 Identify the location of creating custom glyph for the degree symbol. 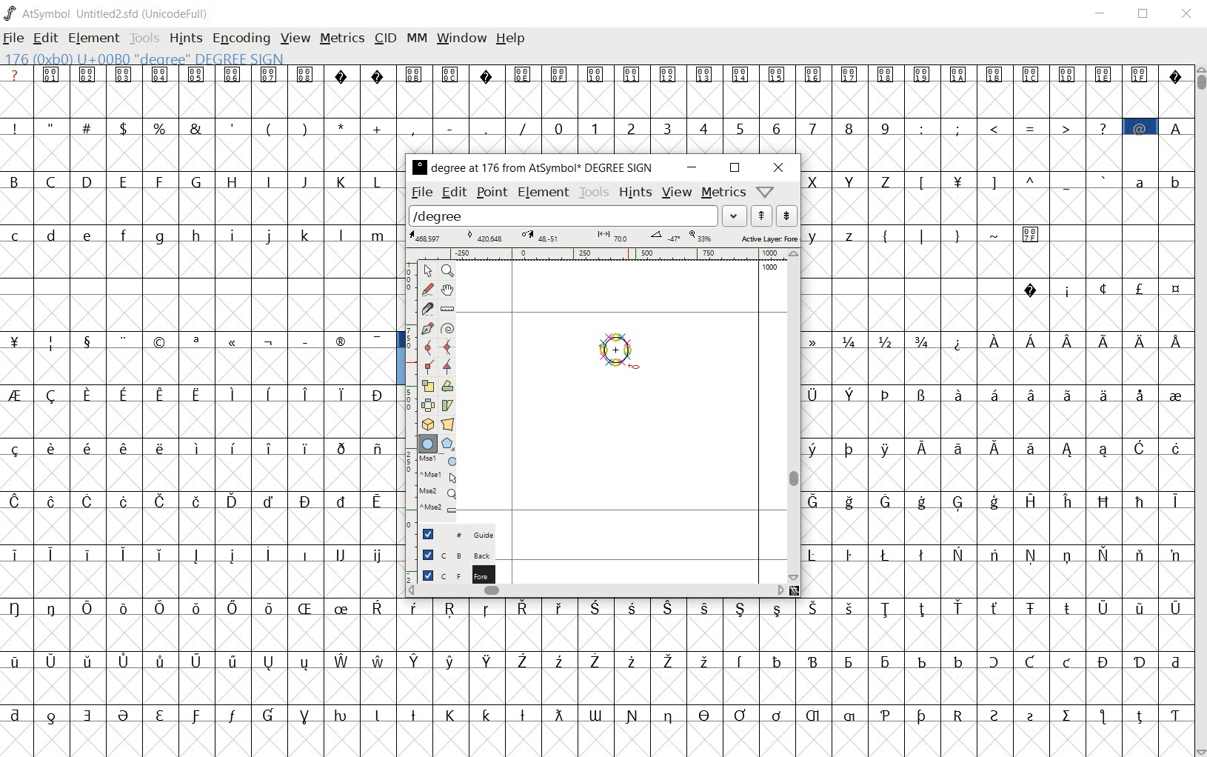
(620, 353).